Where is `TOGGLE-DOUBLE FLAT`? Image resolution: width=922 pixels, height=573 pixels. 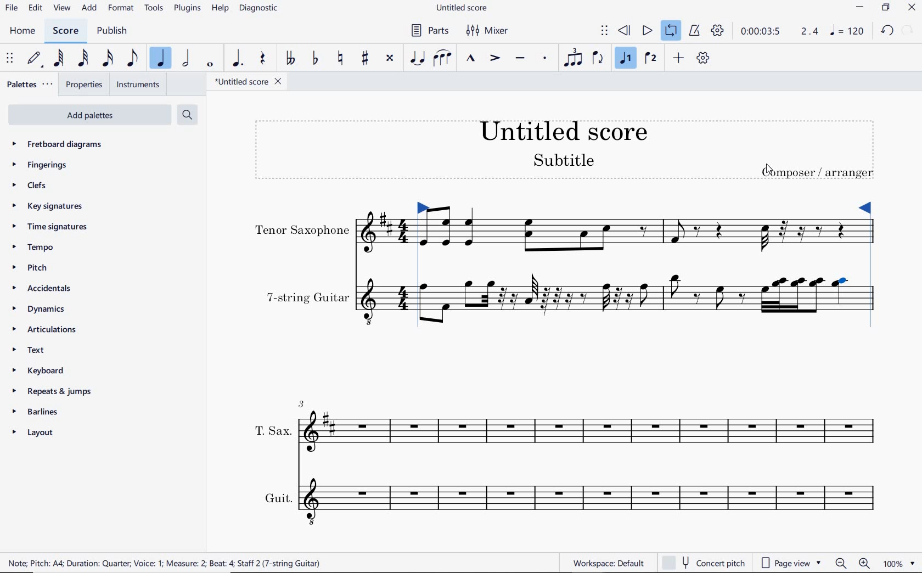
TOGGLE-DOUBLE FLAT is located at coordinates (290, 59).